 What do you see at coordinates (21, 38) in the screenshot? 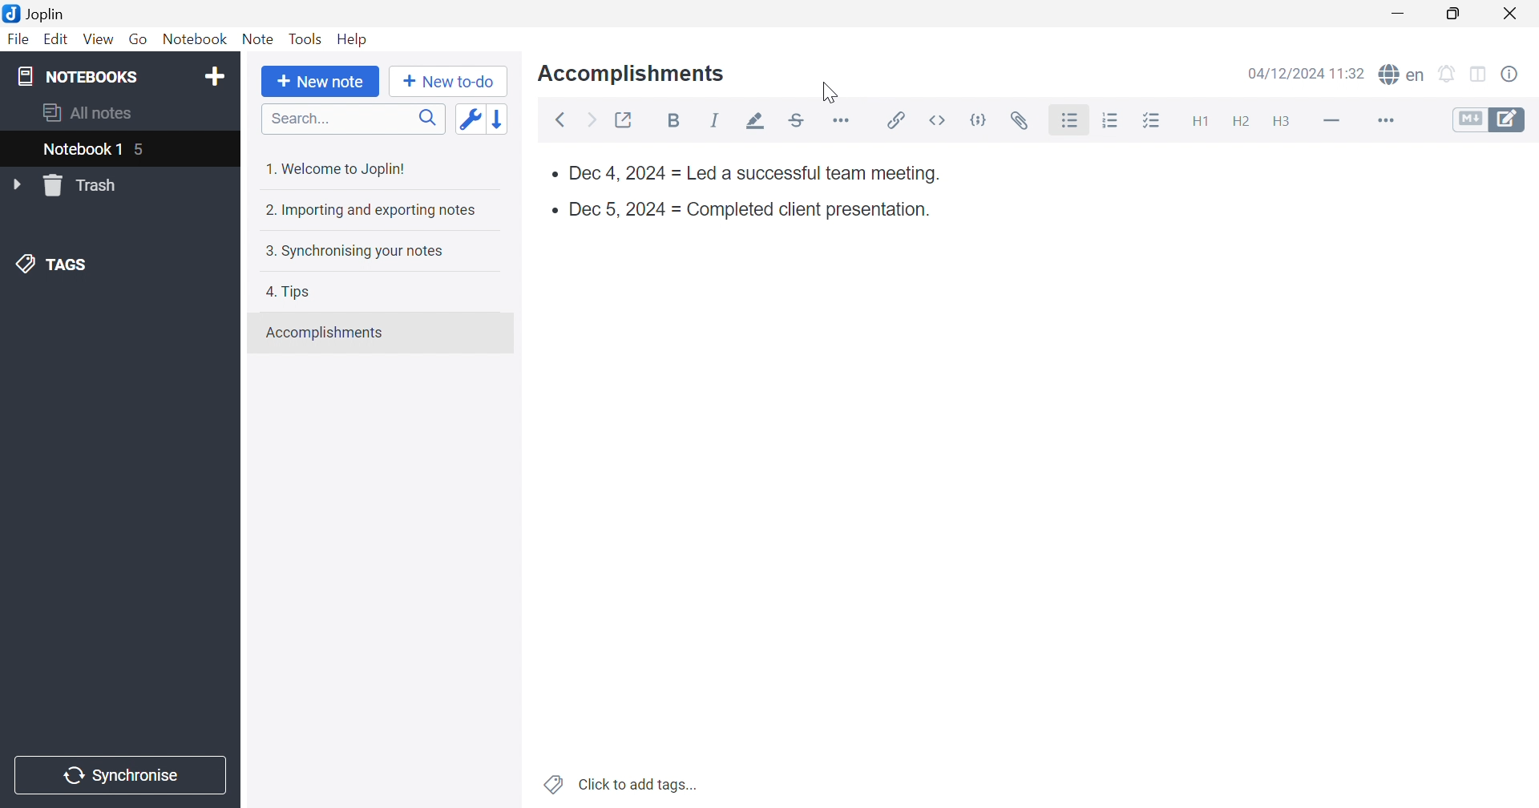
I see `File` at bounding box center [21, 38].